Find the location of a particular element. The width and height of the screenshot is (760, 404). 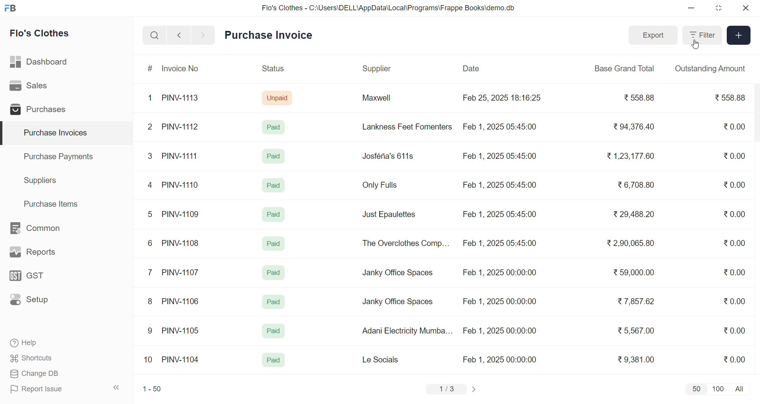

₹9,381.00 is located at coordinates (636, 360).